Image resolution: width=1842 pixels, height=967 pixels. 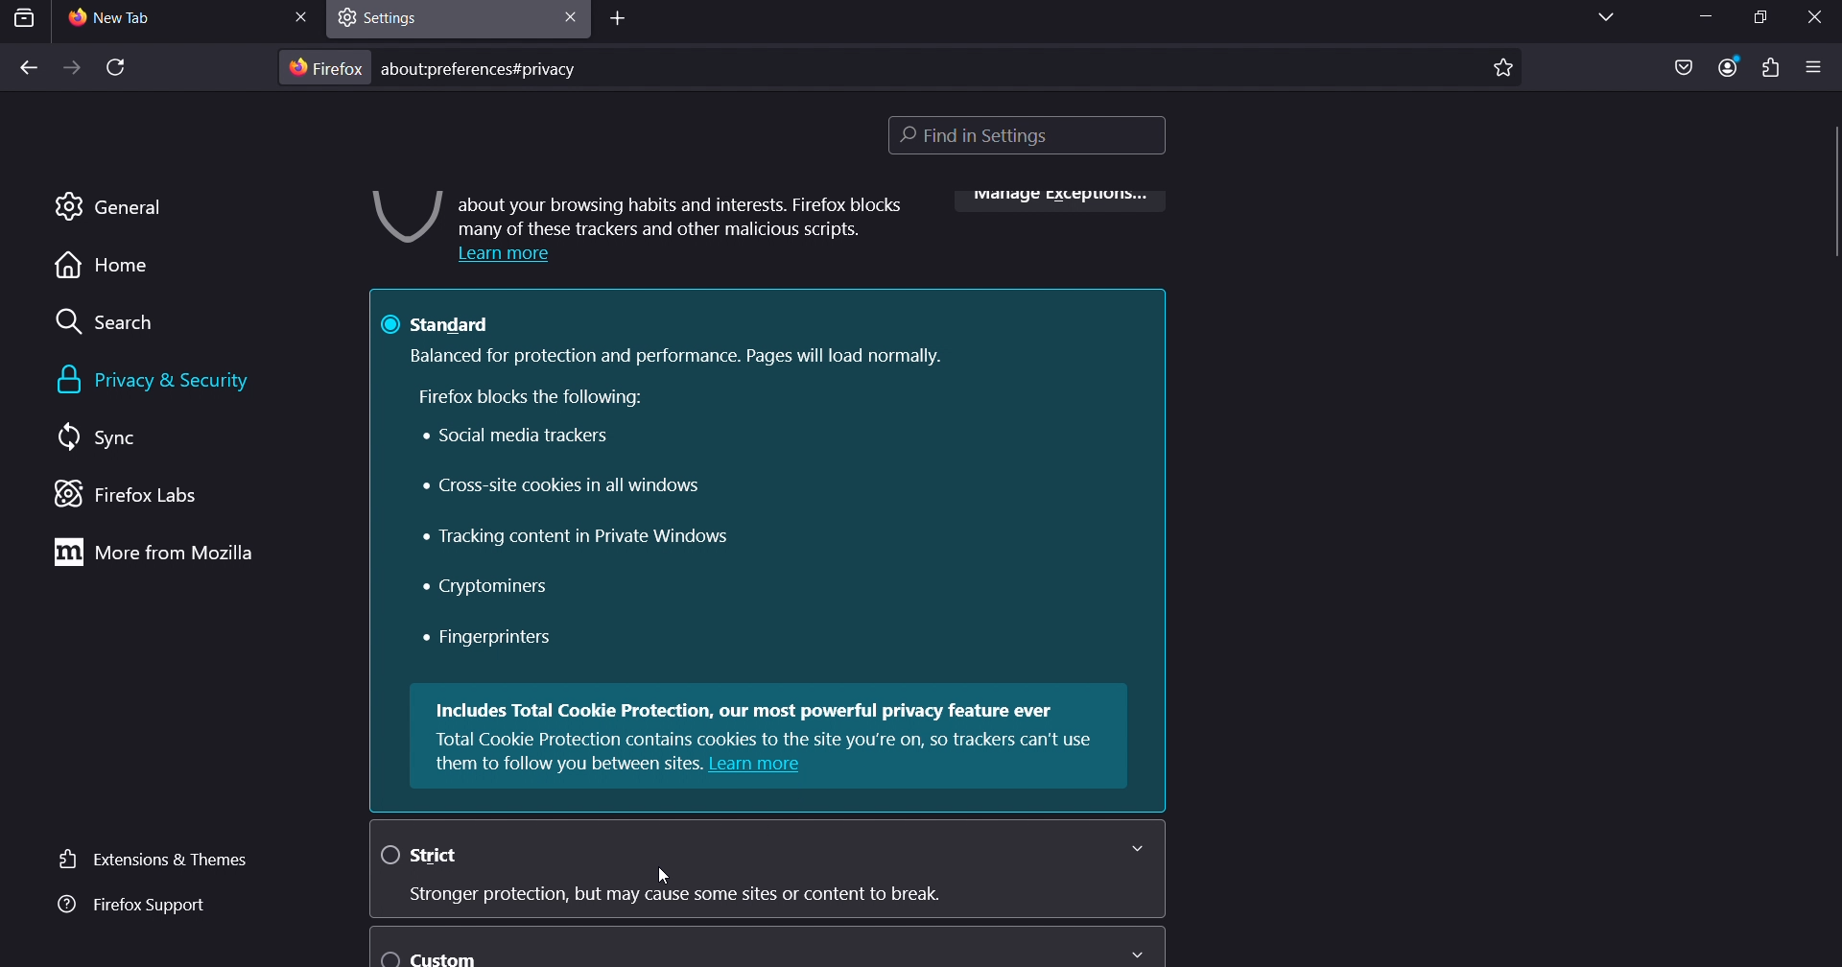 I want to click on back one page, so click(x=28, y=69).